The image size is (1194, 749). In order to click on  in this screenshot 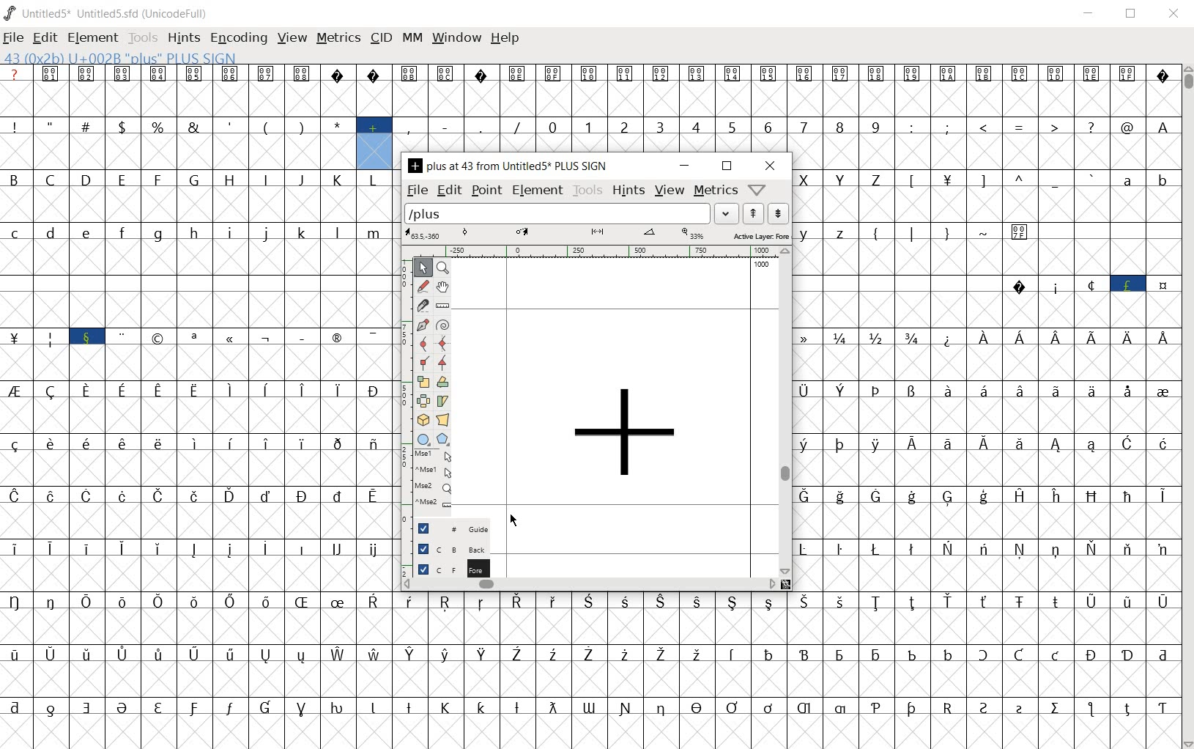, I will do `click(898, 303)`.